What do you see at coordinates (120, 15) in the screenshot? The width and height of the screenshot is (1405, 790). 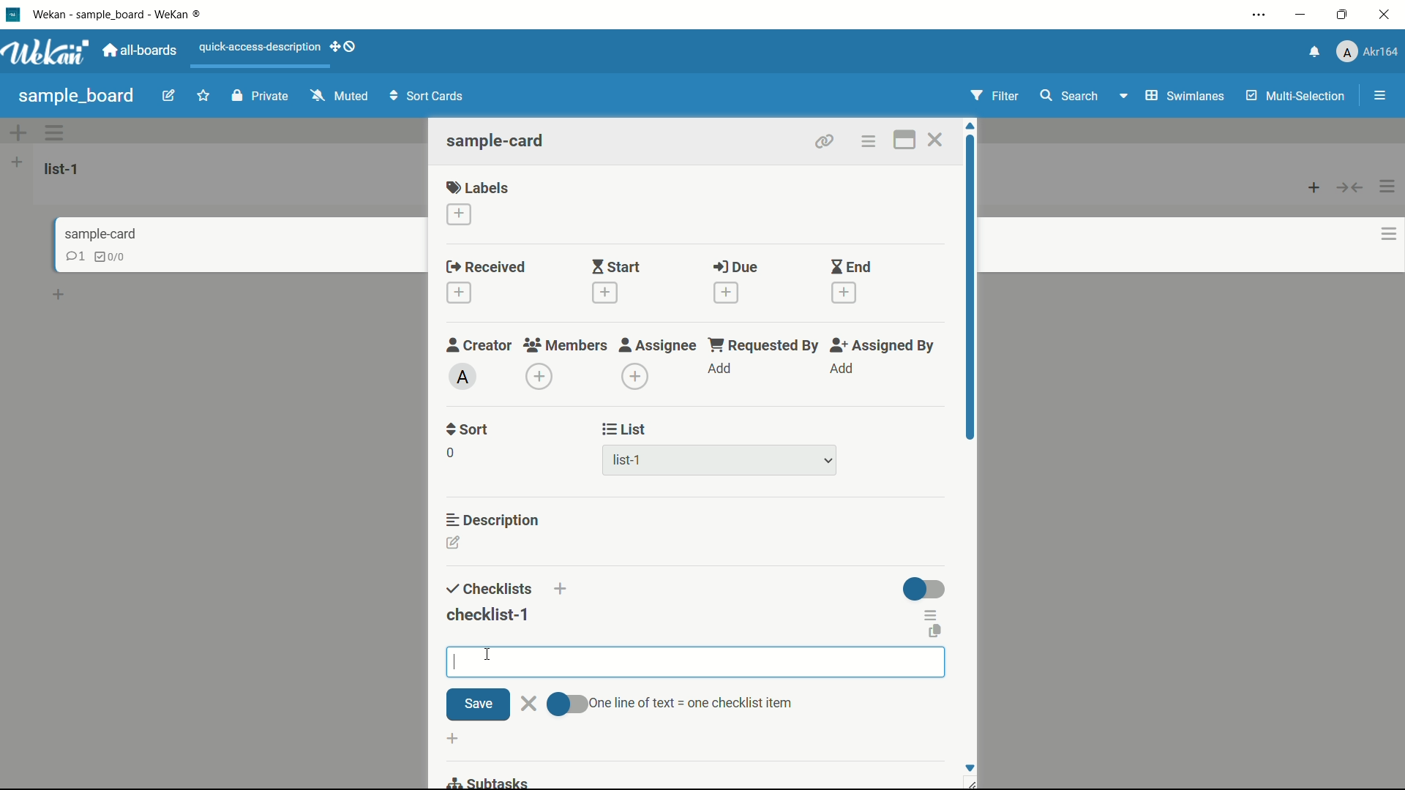 I see `app name` at bounding box center [120, 15].